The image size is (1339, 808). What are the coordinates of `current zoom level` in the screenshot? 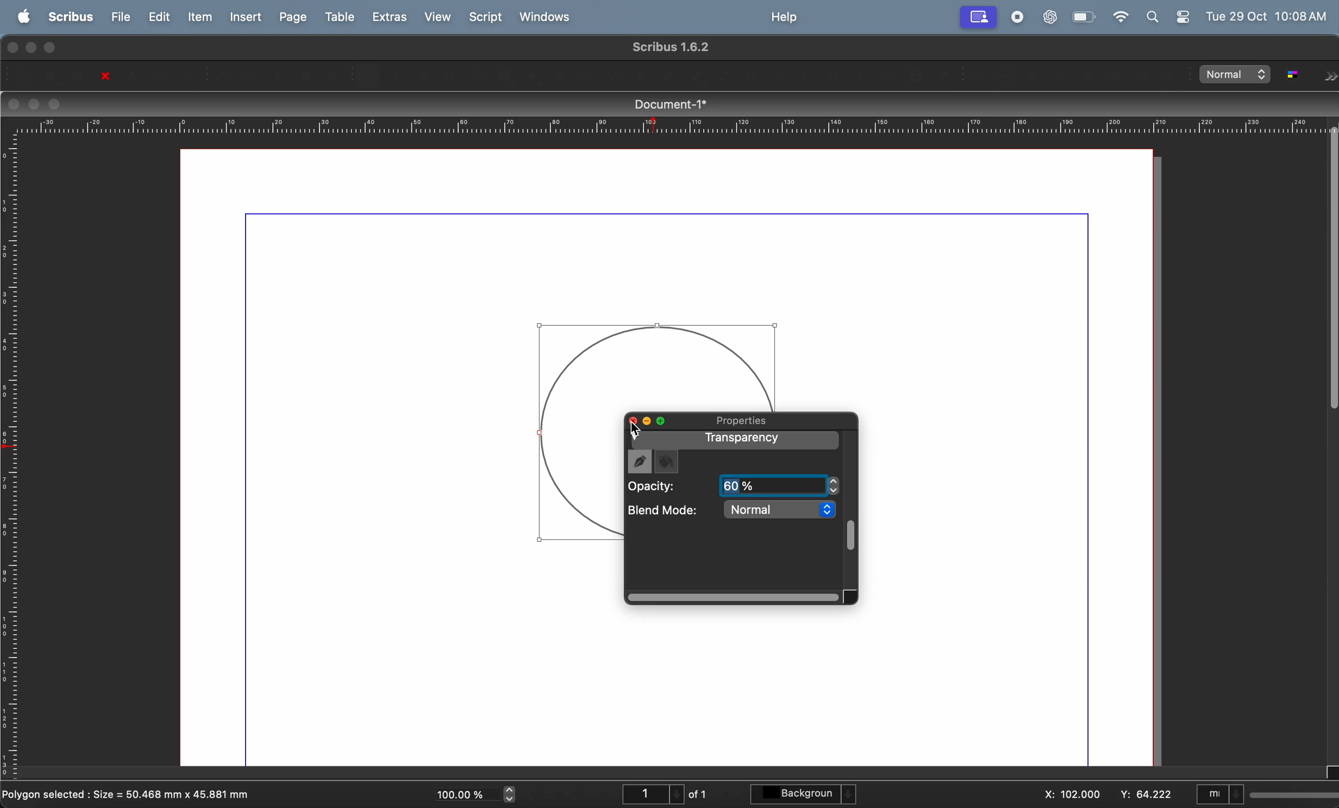 It's located at (480, 793).